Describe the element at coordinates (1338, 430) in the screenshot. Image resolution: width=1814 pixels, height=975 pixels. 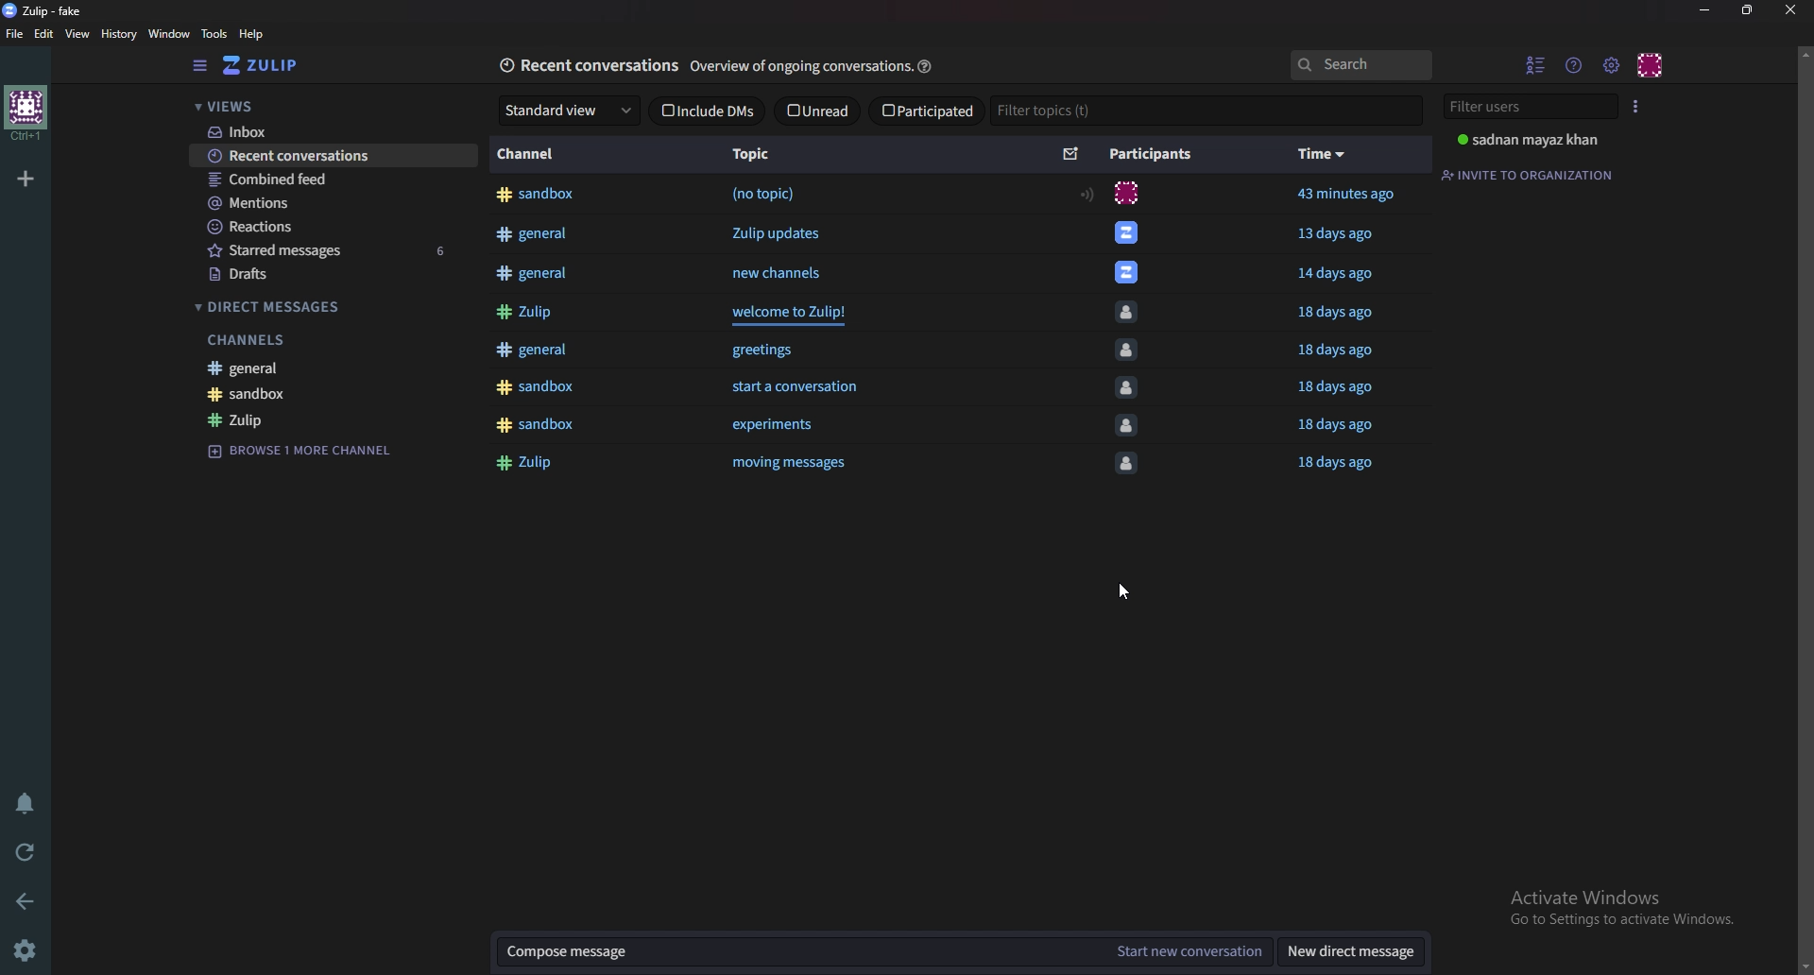
I see `18 days ago` at that location.